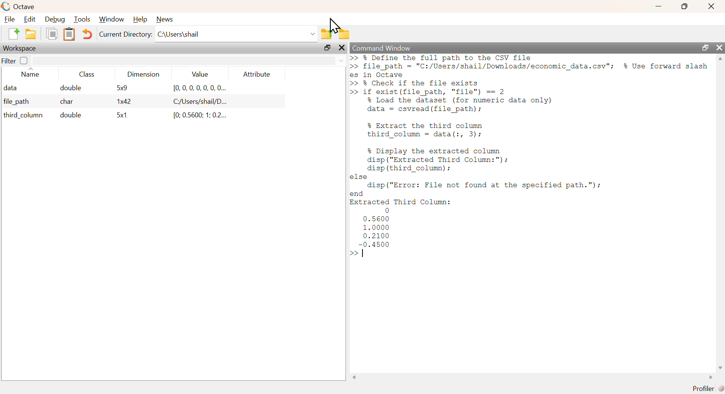  I want to click on Window, so click(112, 19).